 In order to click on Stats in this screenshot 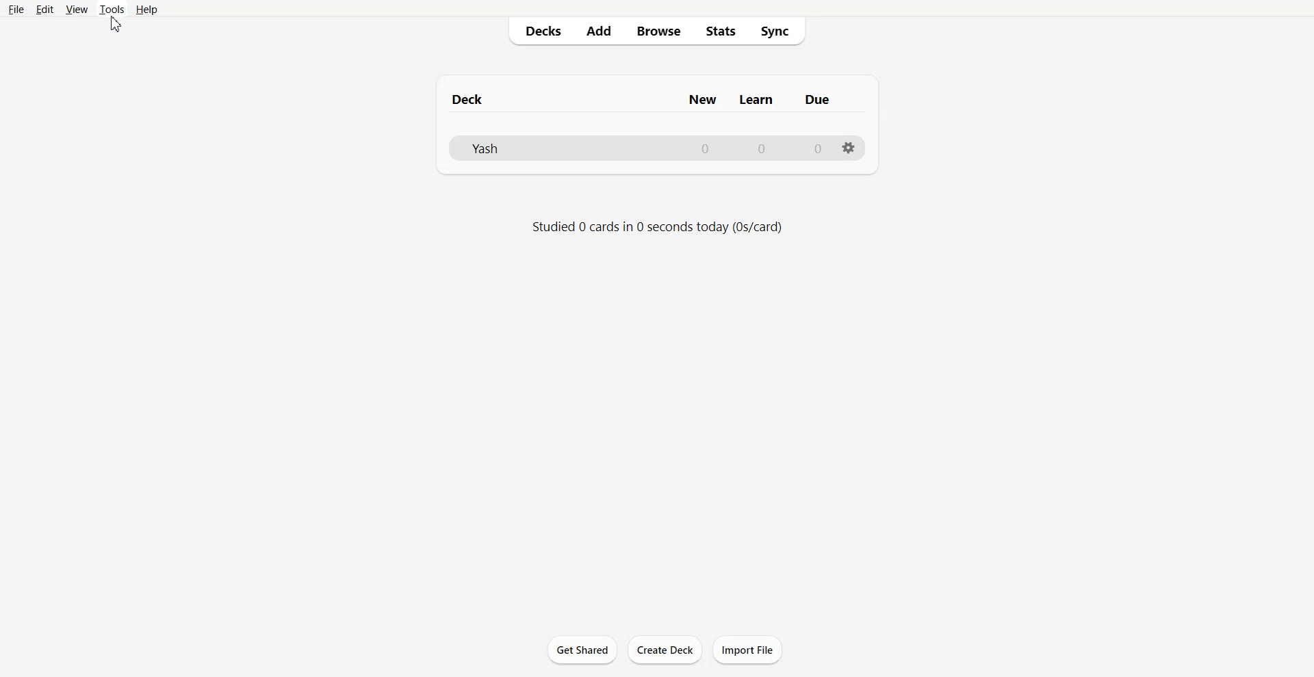, I will do `click(721, 31)`.